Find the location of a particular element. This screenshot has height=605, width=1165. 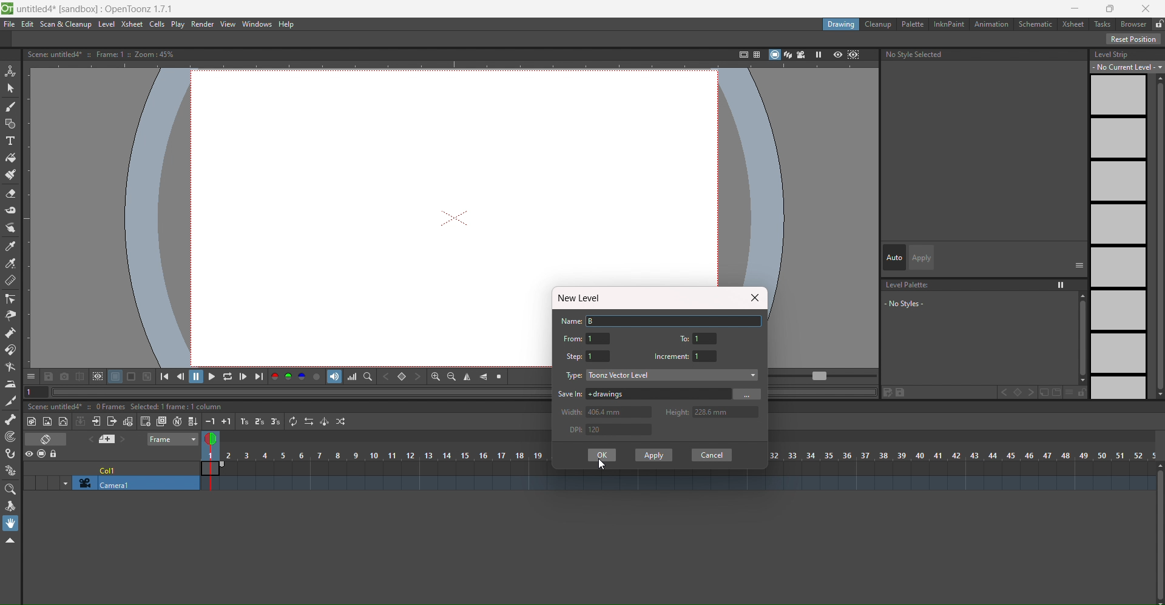

frame is located at coordinates (174, 440).